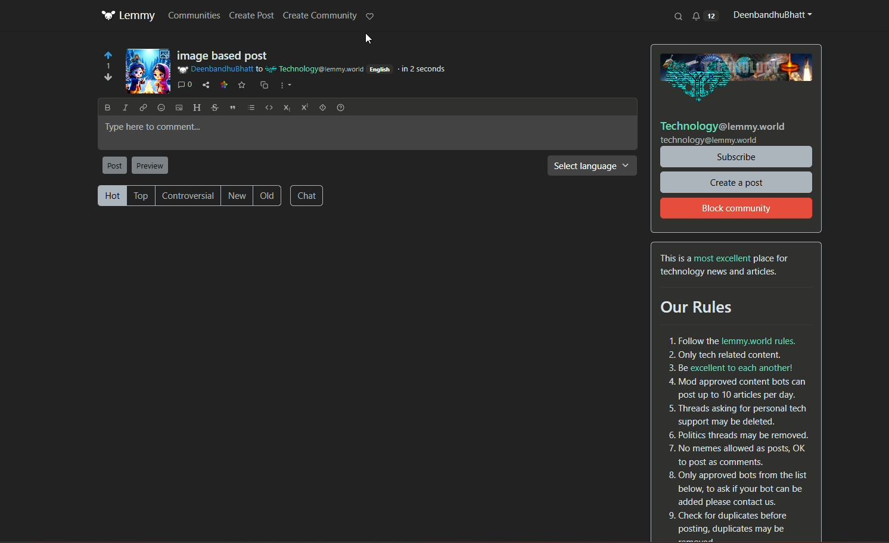 The height and width of the screenshot is (543, 889). Describe the element at coordinates (704, 308) in the screenshot. I see `Our Rules` at that location.